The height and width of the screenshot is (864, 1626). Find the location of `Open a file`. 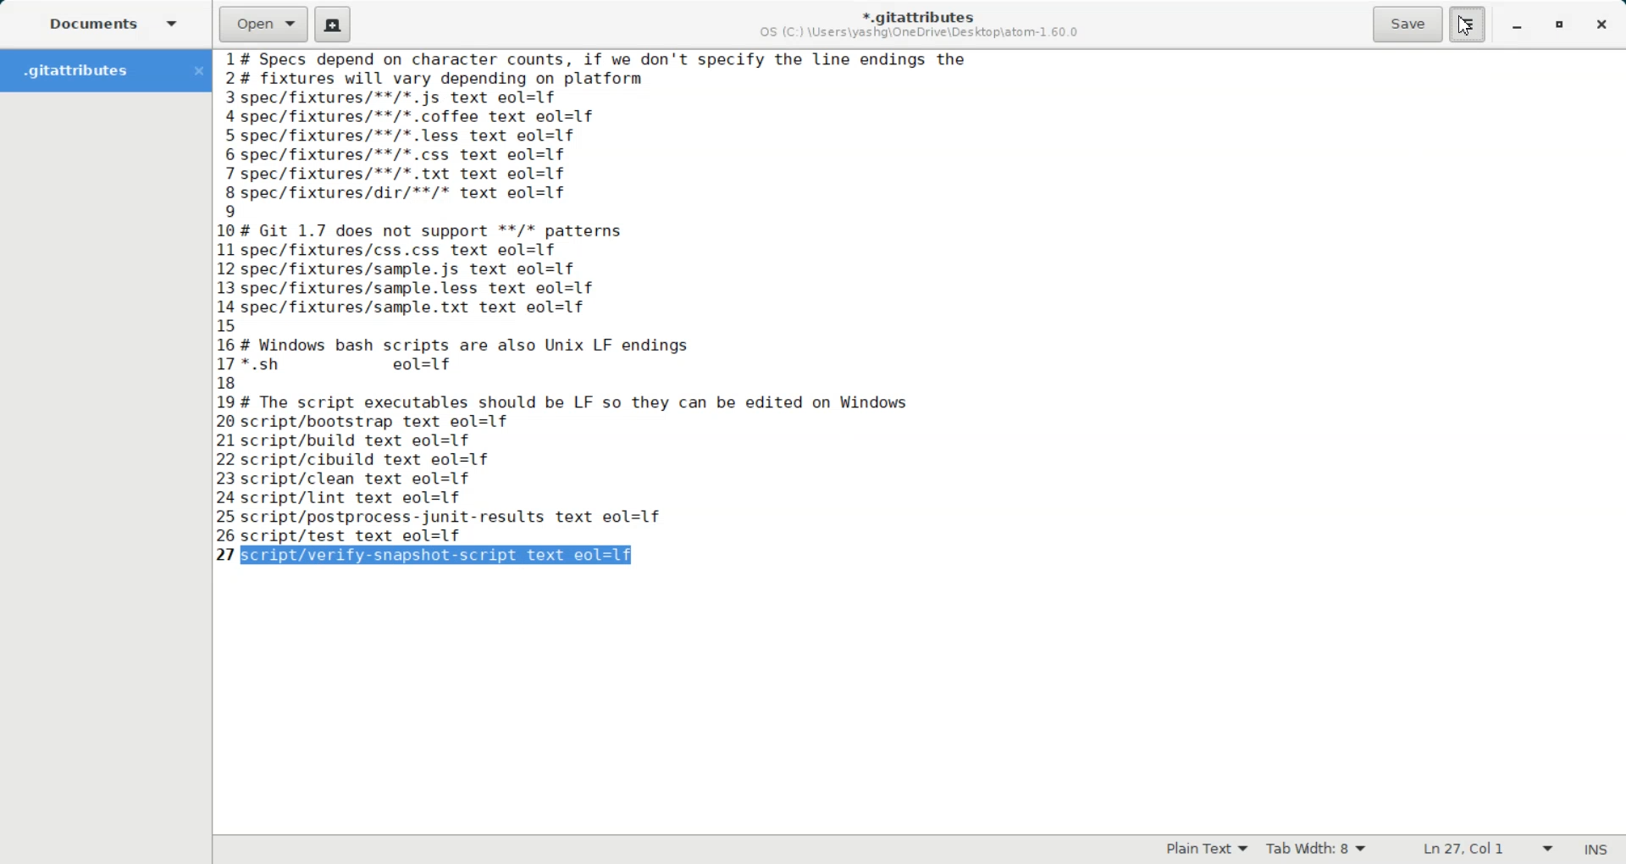

Open a file is located at coordinates (263, 23).